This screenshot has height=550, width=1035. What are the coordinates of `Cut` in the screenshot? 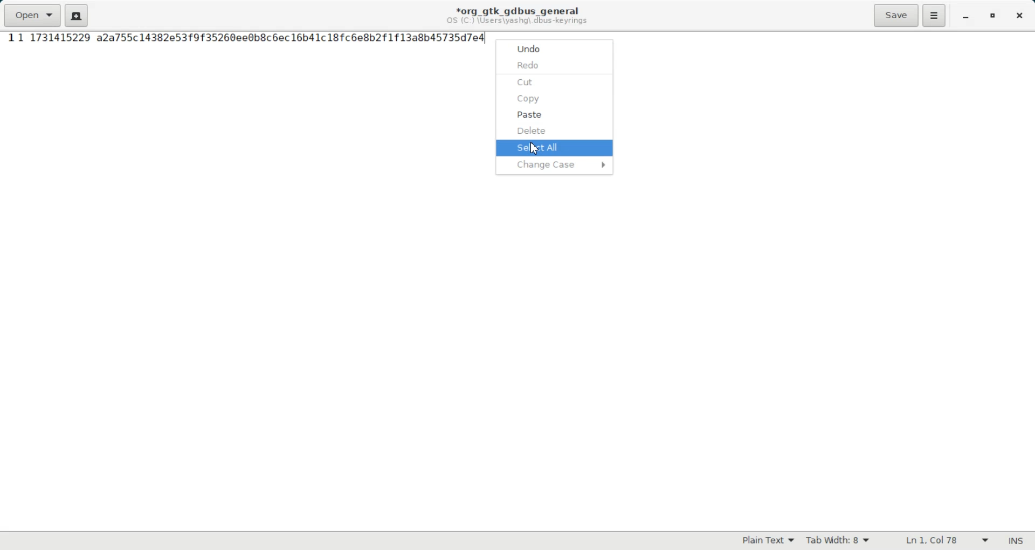 It's located at (554, 81).